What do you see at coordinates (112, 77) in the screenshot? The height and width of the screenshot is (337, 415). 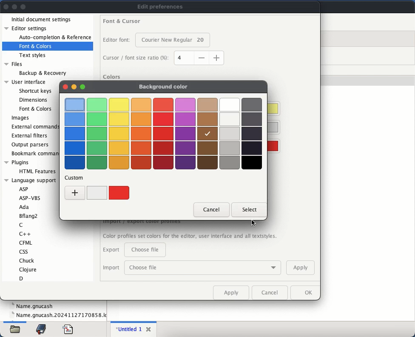 I see `colors` at bounding box center [112, 77].